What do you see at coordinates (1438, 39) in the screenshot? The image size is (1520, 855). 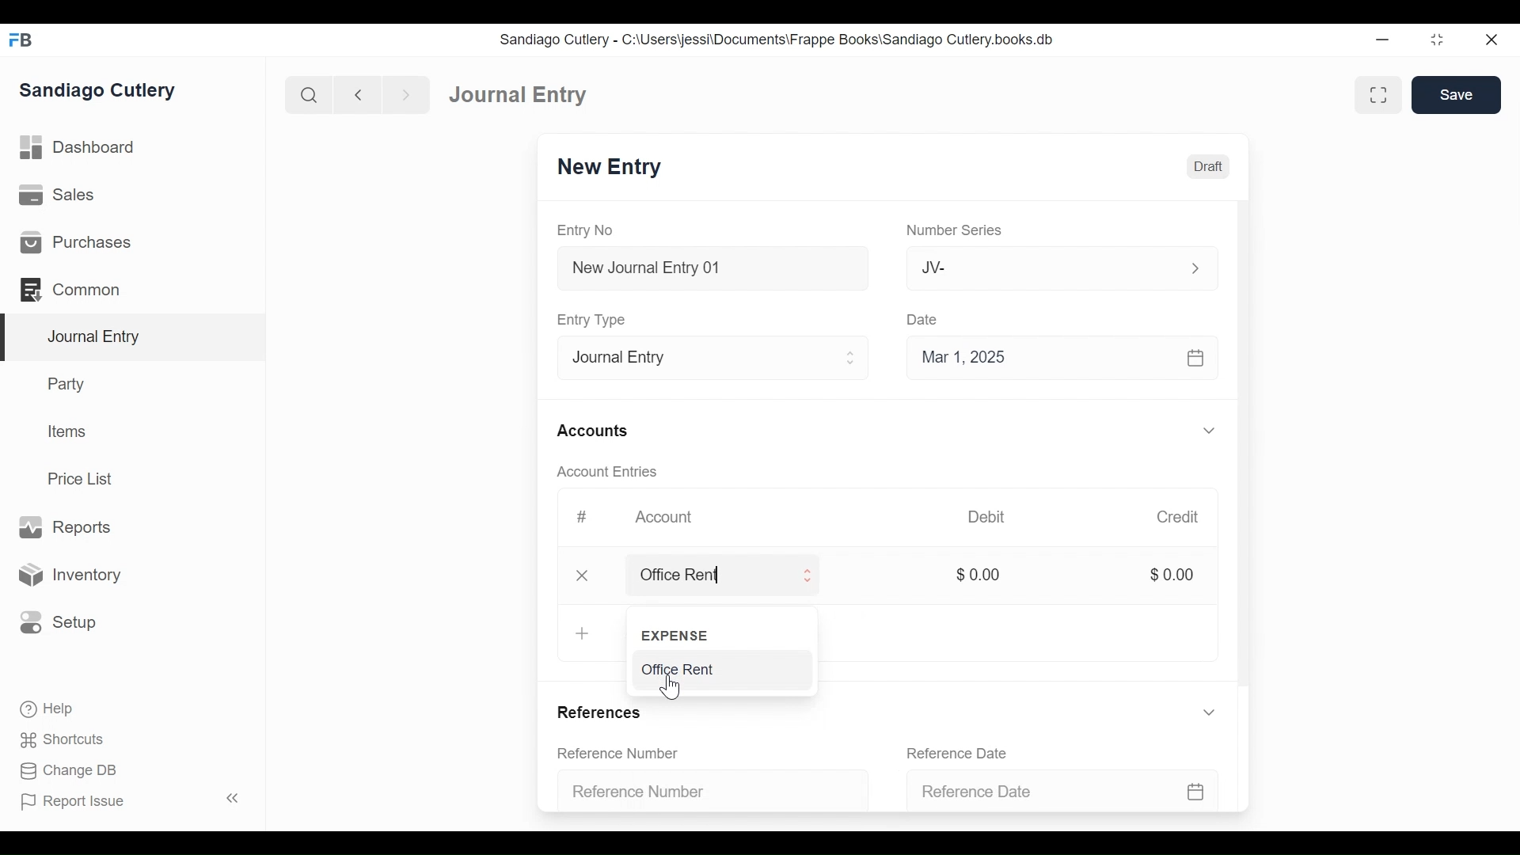 I see `maximize` at bounding box center [1438, 39].